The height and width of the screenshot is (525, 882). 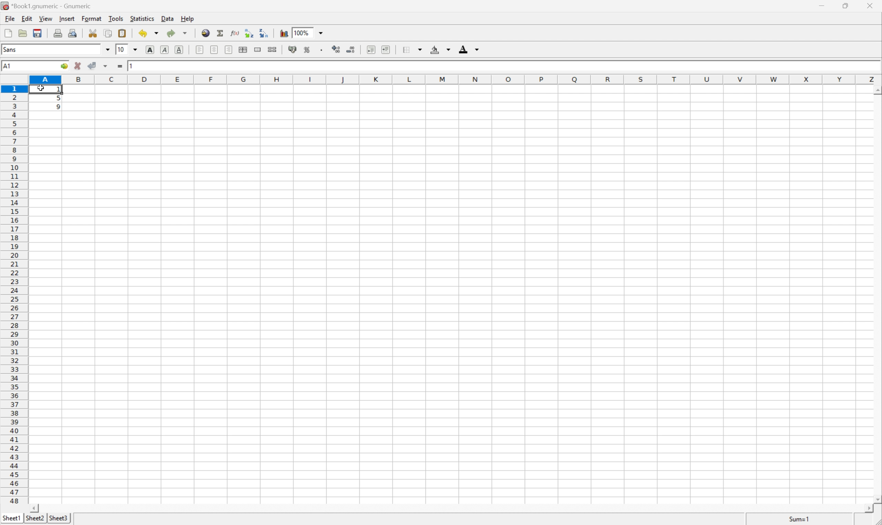 What do you see at coordinates (149, 35) in the screenshot?
I see `undo` at bounding box center [149, 35].